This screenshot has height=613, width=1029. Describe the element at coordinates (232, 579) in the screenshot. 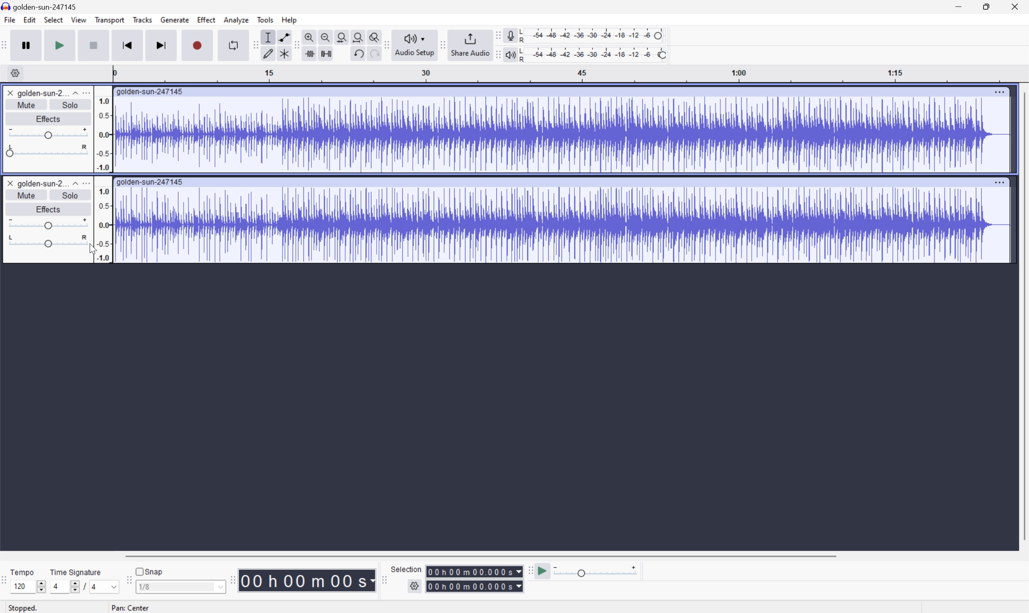

I see `` at that location.